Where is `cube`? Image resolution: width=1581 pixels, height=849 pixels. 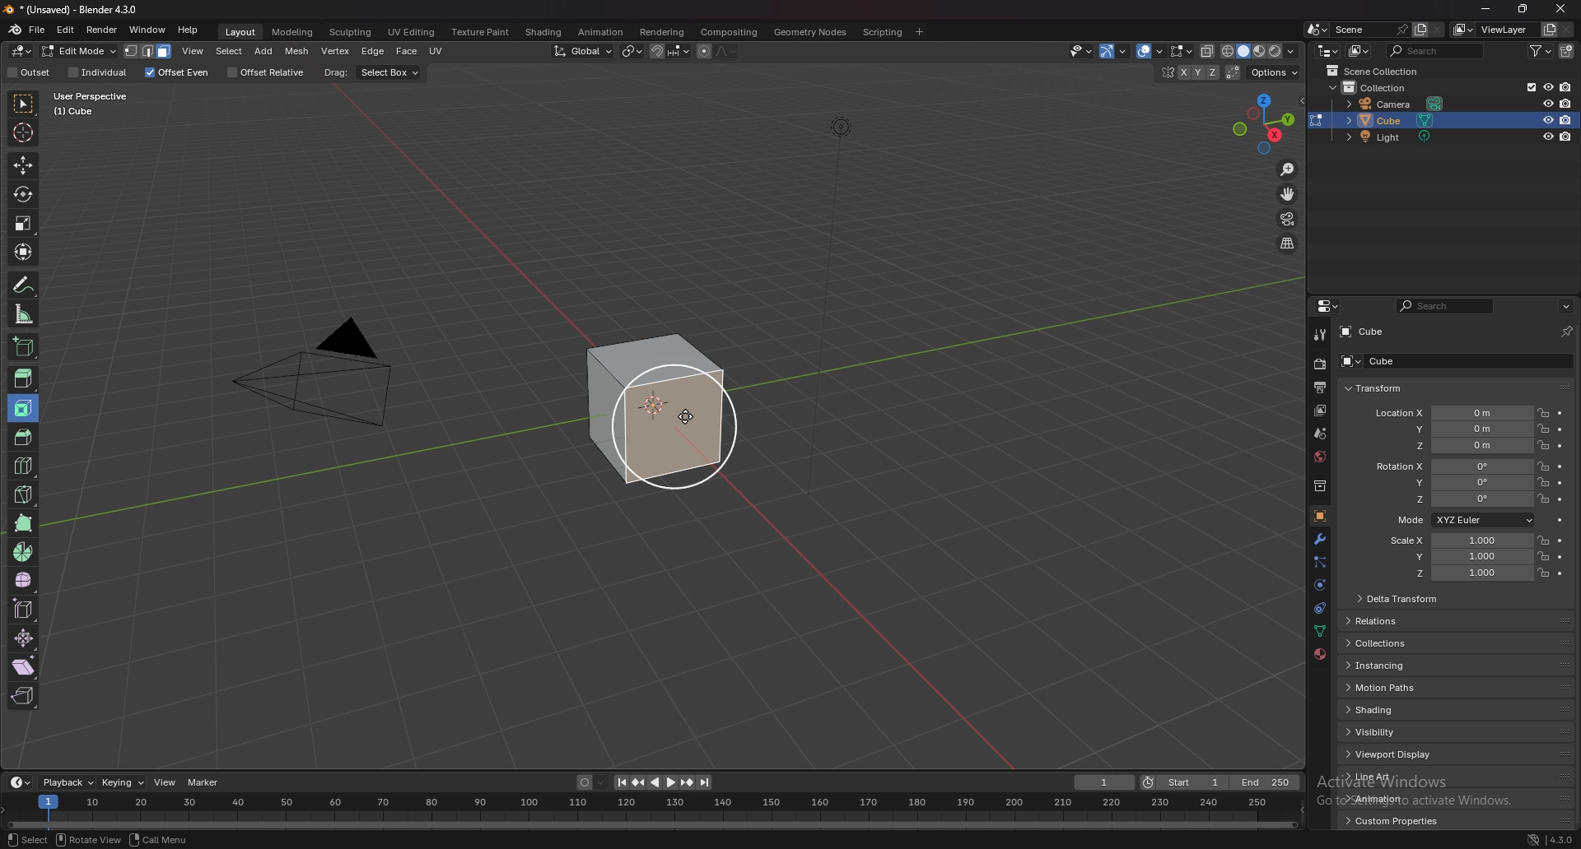 cube is located at coordinates (1364, 332).